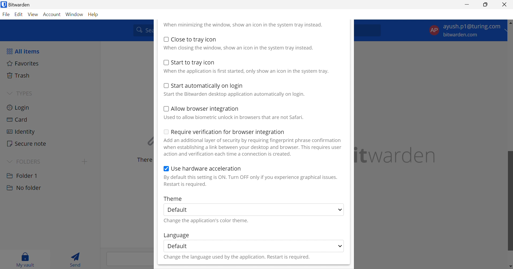 This screenshot has width=513, height=269. Describe the element at coordinates (142, 30) in the screenshot. I see `Search vault` at that location.